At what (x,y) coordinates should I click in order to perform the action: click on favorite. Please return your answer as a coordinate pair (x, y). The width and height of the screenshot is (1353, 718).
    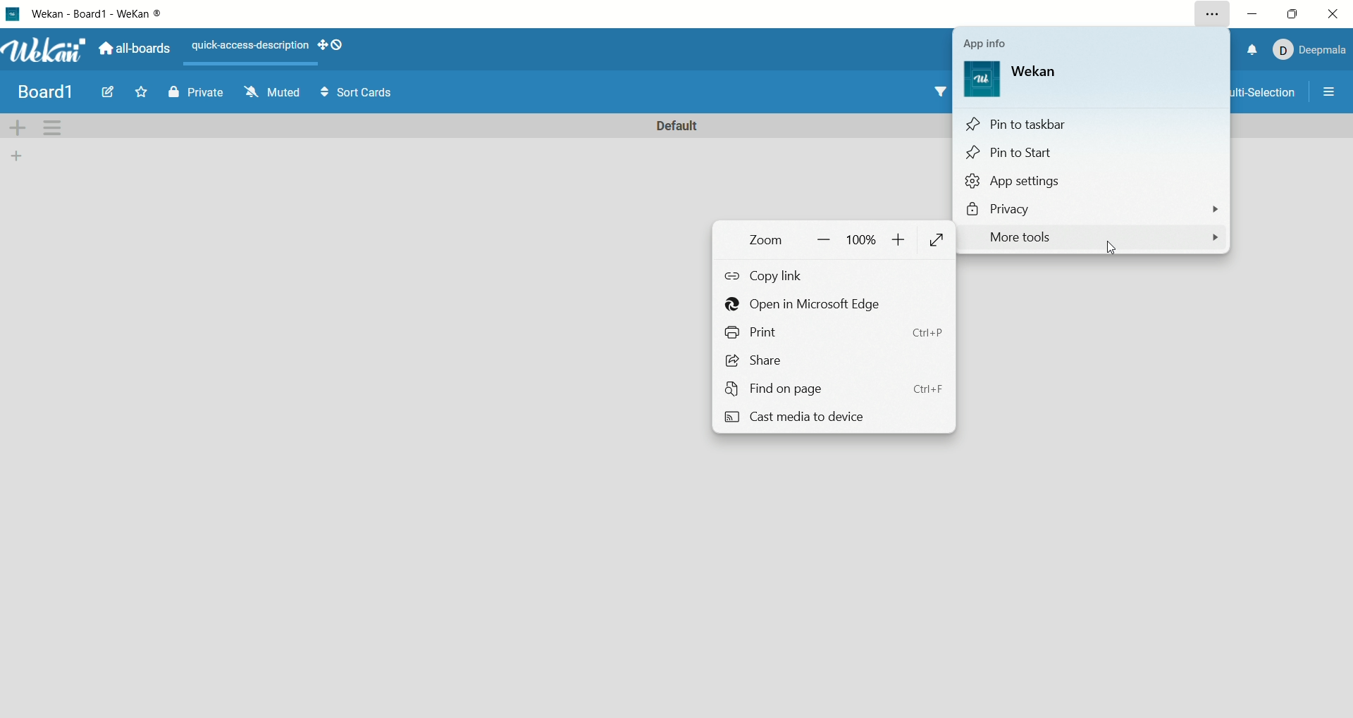
    Looking at the image, I should click on (143, 91).